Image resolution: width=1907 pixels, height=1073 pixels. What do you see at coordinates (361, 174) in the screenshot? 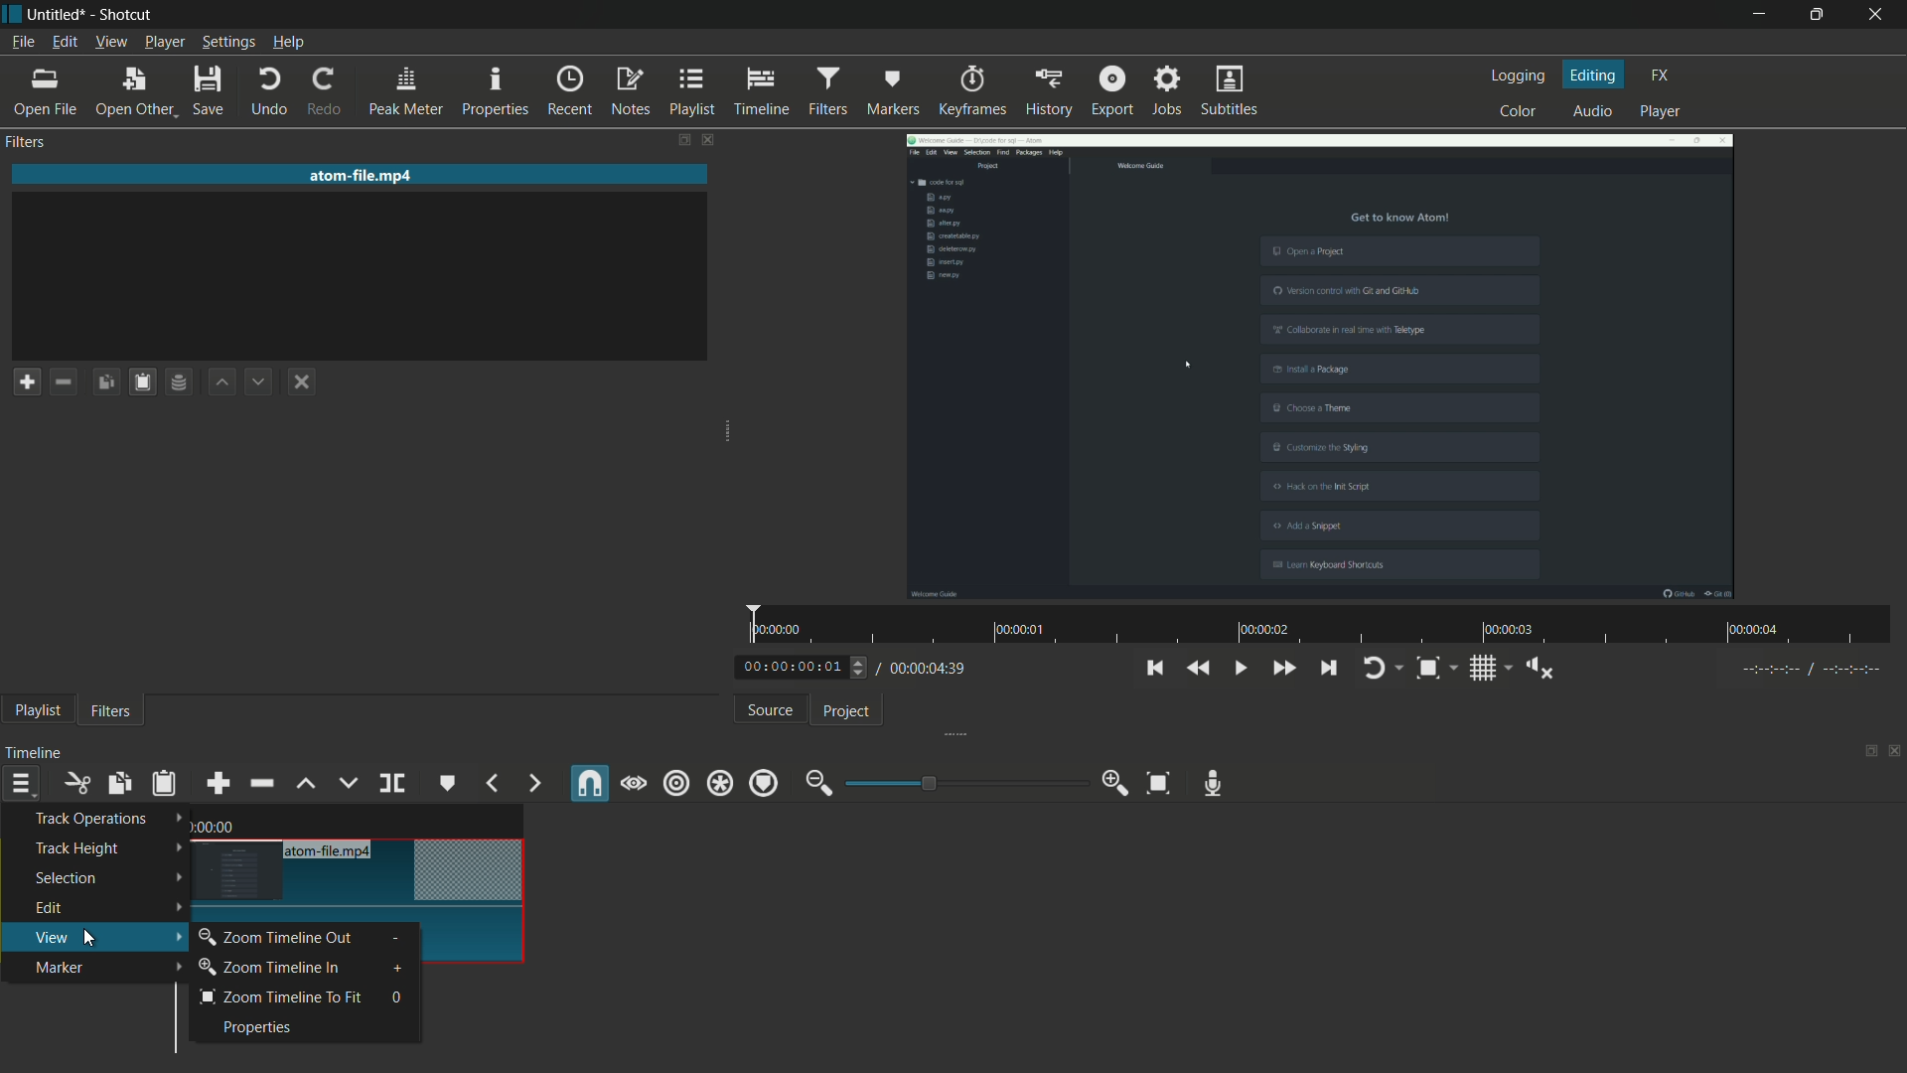
I see `imported file name` at bounding box center [361, 174].